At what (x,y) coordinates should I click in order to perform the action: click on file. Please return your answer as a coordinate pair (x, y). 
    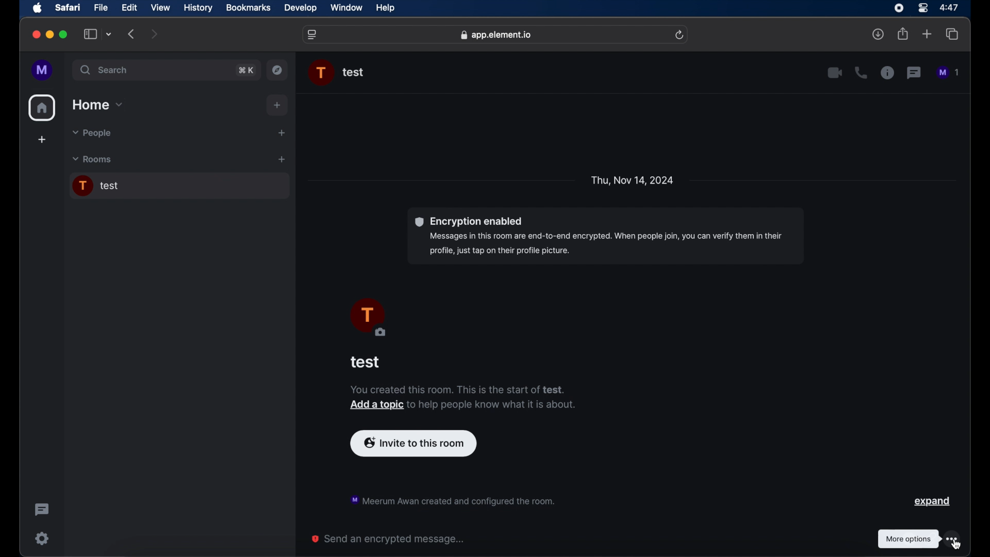
    Looking at the image, I should click on (102, 7).